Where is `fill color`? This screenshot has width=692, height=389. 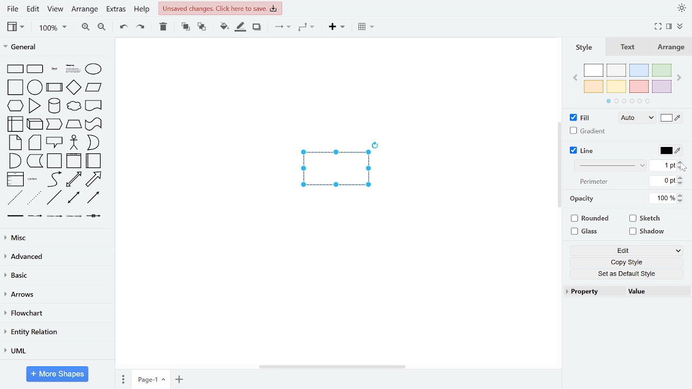
fill color is located at coordinates (223, 28).